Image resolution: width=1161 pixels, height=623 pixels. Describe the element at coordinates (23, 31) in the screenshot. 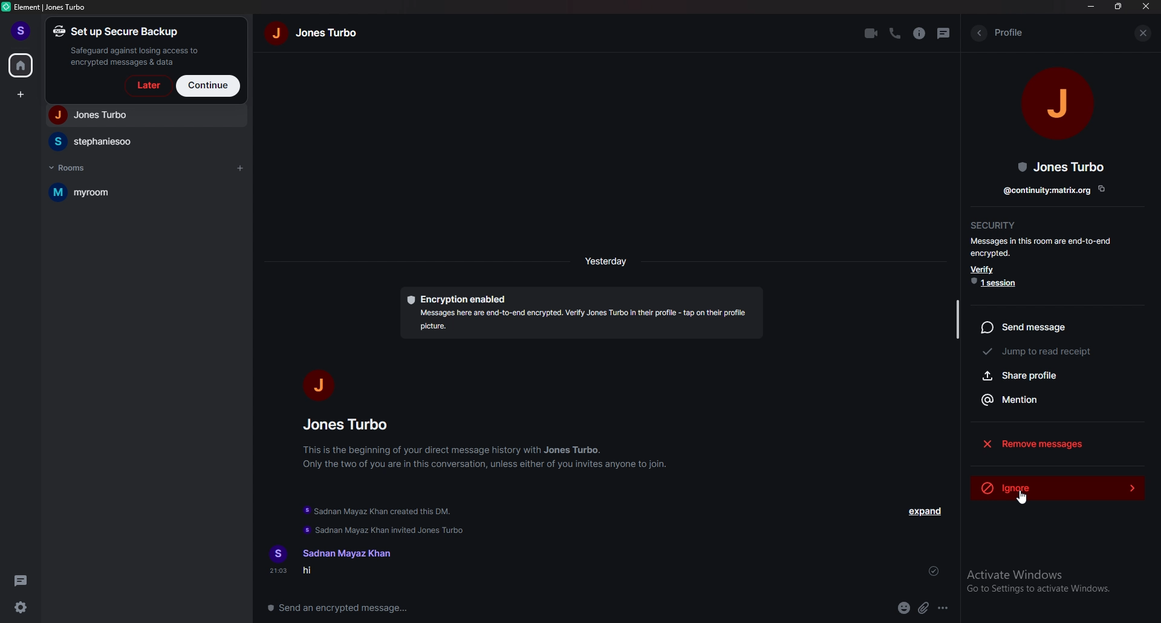

I see `profile` at that location.